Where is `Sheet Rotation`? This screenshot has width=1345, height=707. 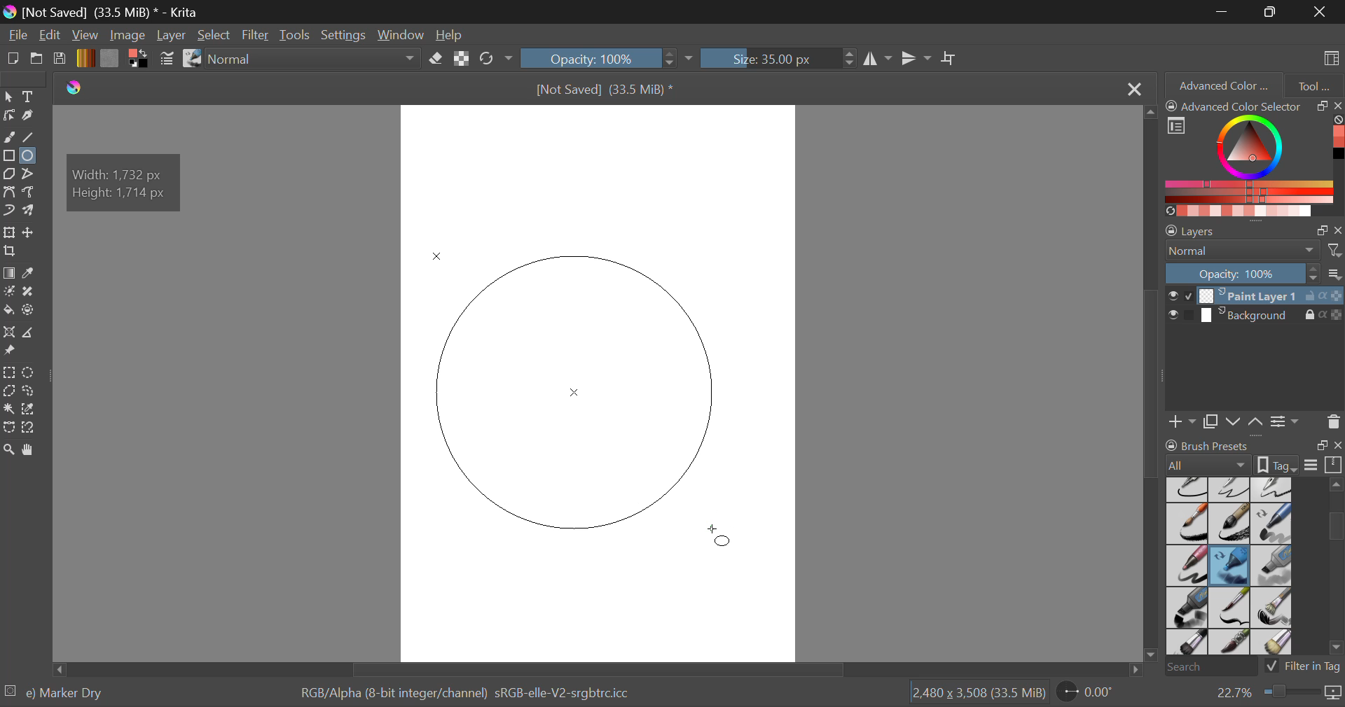
Sheet Rotation is located at coordinates (1093, 692).